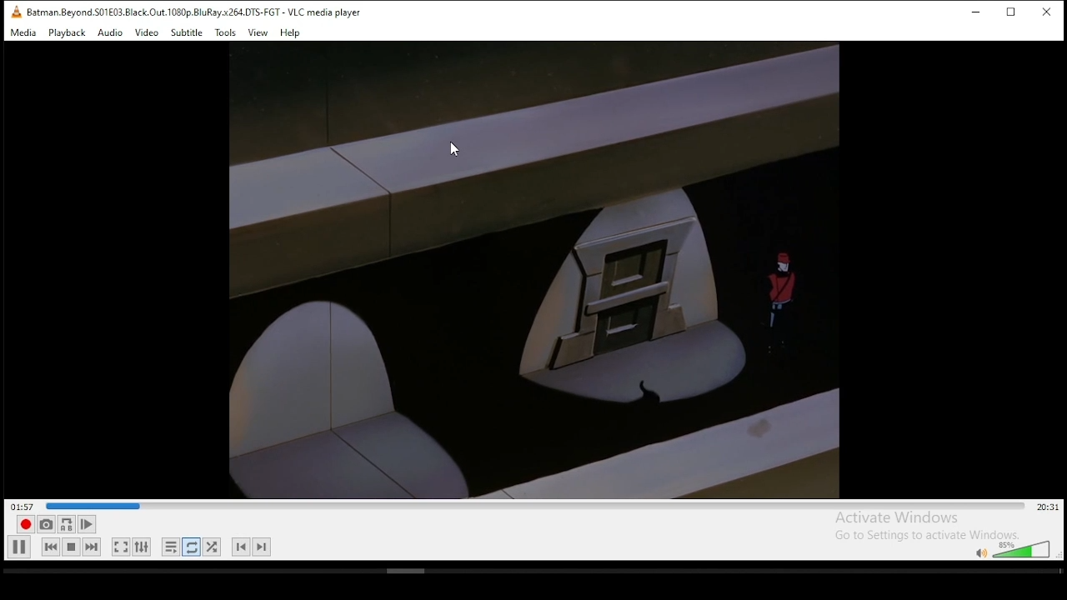 This screenshot has width=1067, height=600. I want to click on record, so click(26, 524).